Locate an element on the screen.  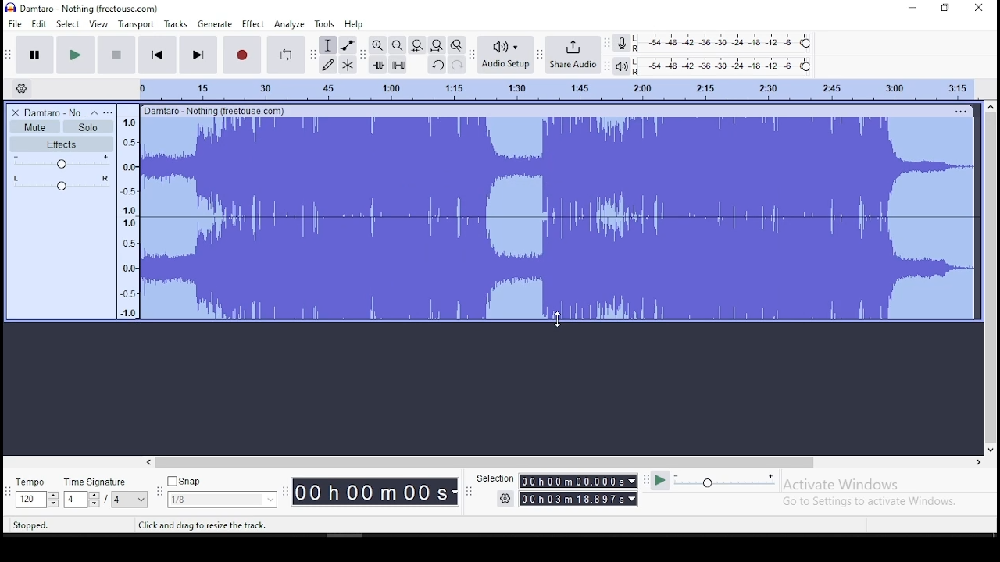
draw tool is located at coordinates (328, 65).